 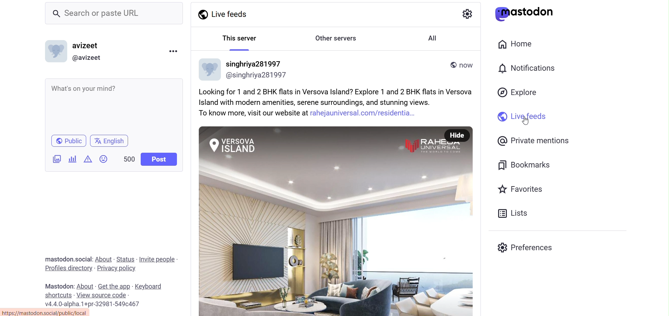 What do you see at coordinates (125, 258) in the screenshot?
I see `status` at bounding box center [125, 258].